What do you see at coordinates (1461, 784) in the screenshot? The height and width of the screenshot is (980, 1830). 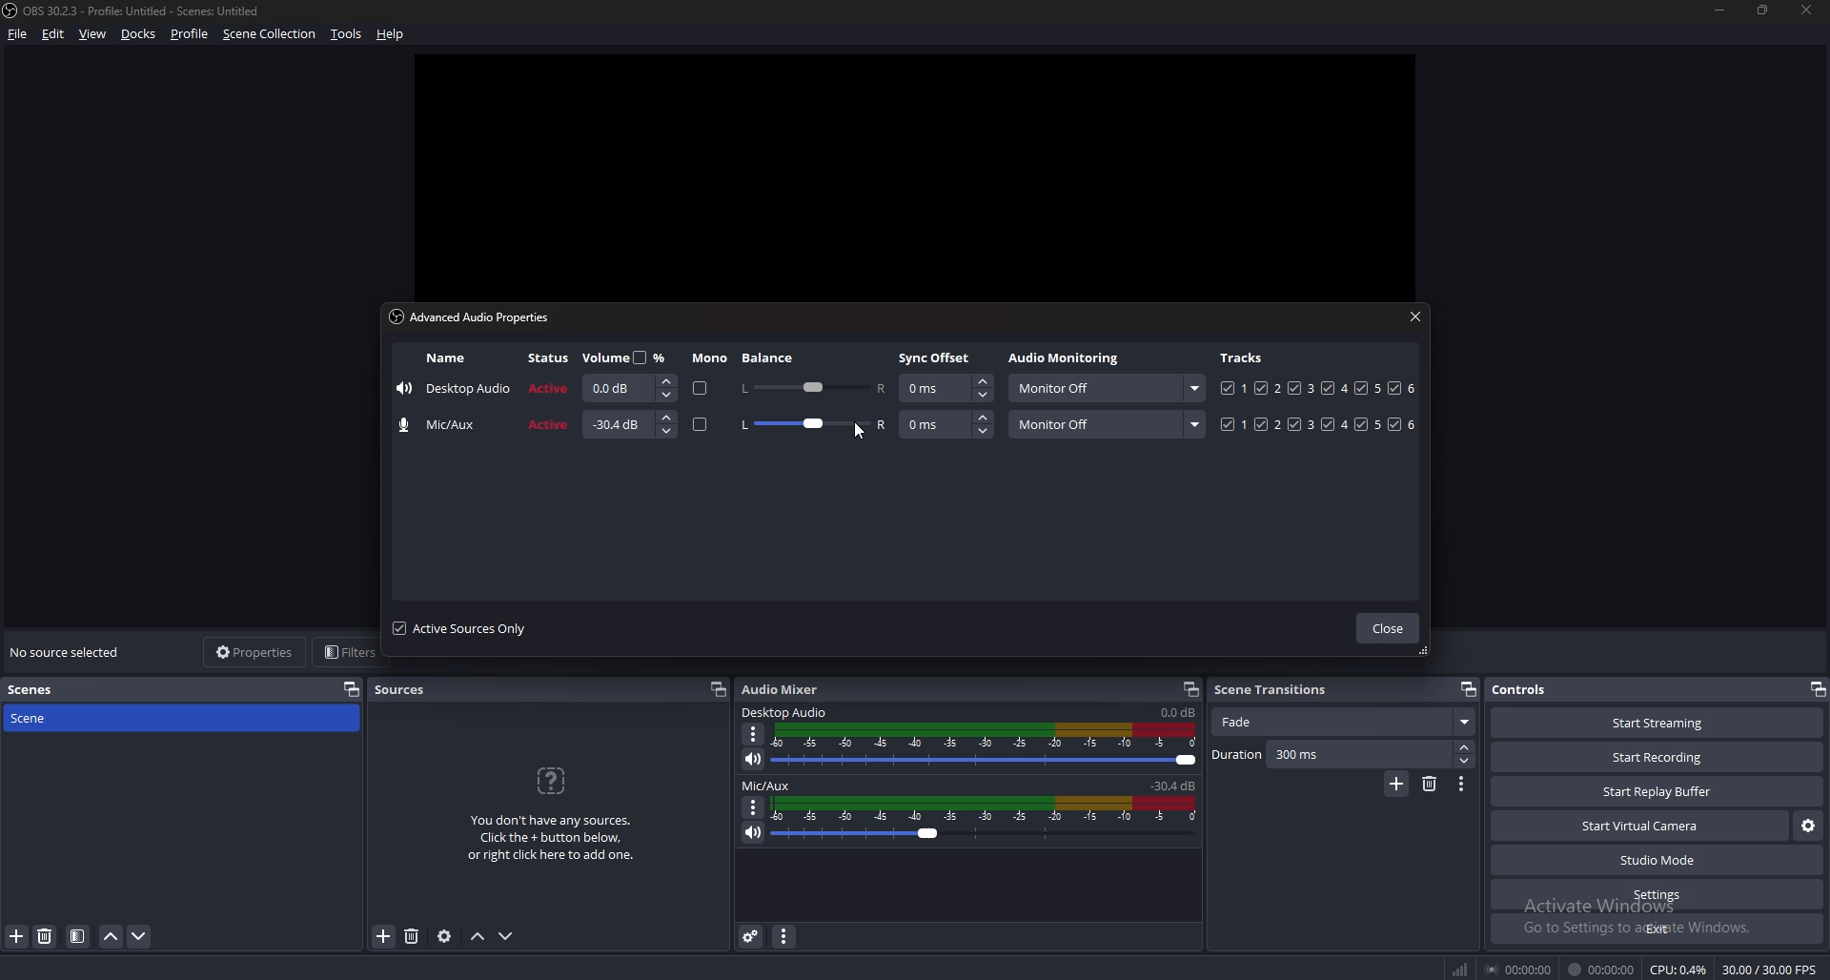 I see `transition properties` at bounding box center [1461, 784].